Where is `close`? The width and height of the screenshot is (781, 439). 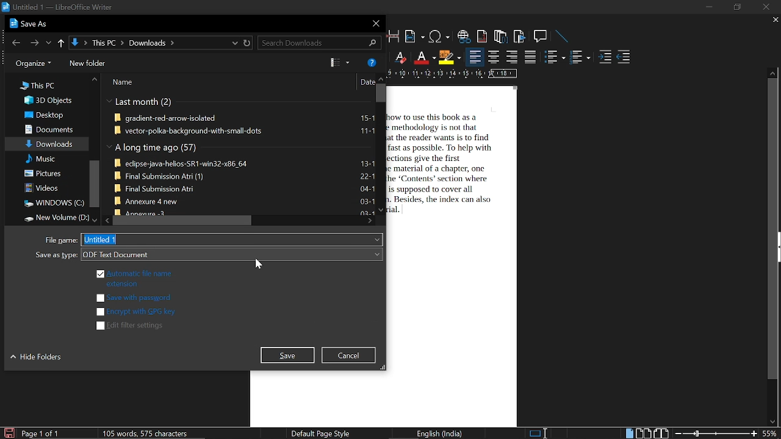 close is located at coordinates (767, 7).